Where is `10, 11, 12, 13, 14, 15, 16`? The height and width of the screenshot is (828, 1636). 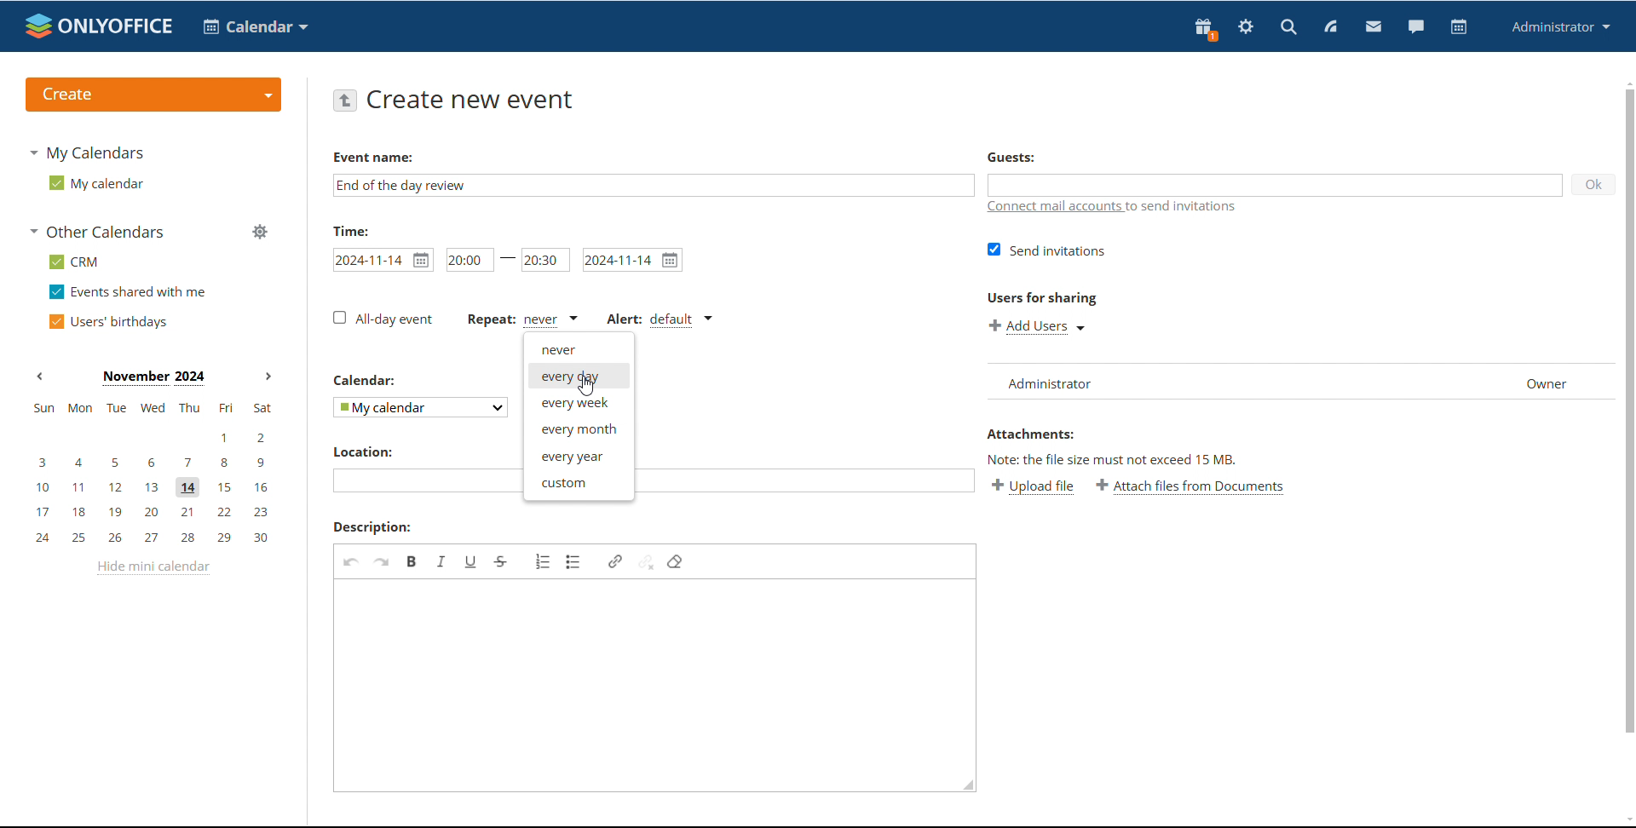 10, 11, 12, 13, 14, 15, 16 is located at coordinates (156, 488).